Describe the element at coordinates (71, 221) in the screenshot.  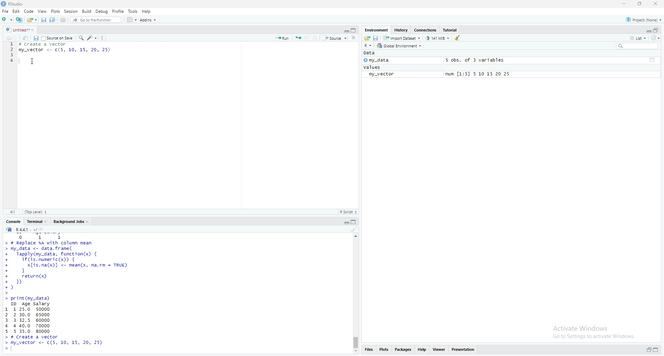
I see `Background jobs` at that location.